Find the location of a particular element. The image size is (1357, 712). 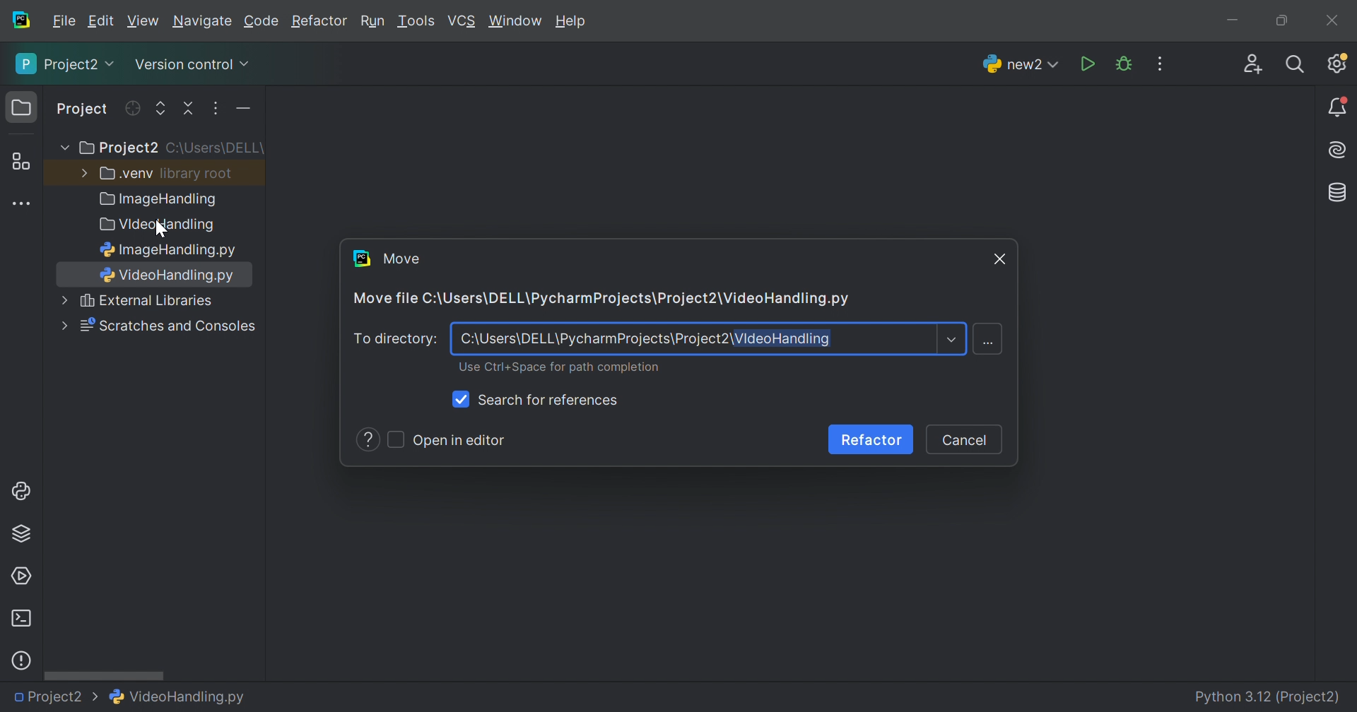

Project2 is located at coordinates (56, 697).